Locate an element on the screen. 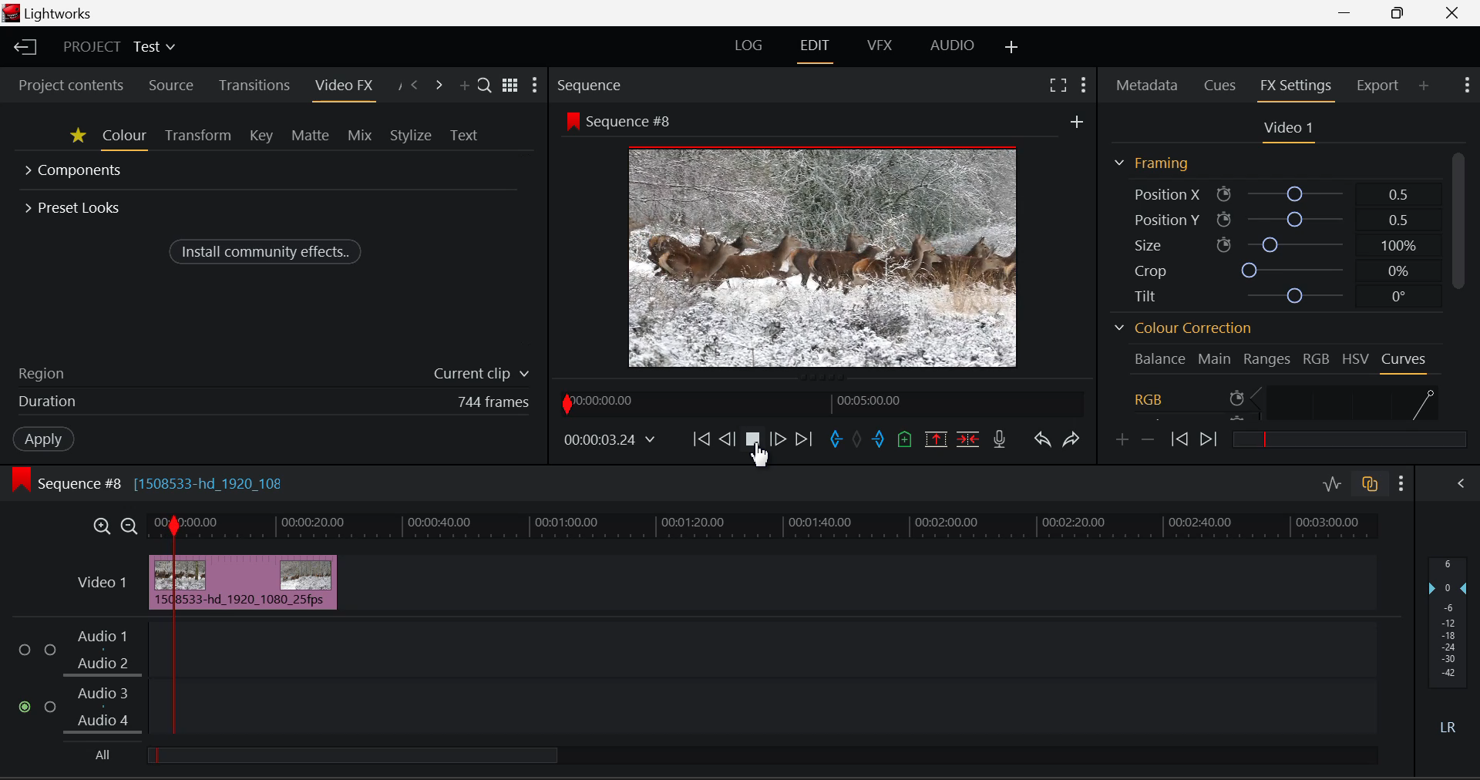  Preset Looks is located at coordinates (75, 206).